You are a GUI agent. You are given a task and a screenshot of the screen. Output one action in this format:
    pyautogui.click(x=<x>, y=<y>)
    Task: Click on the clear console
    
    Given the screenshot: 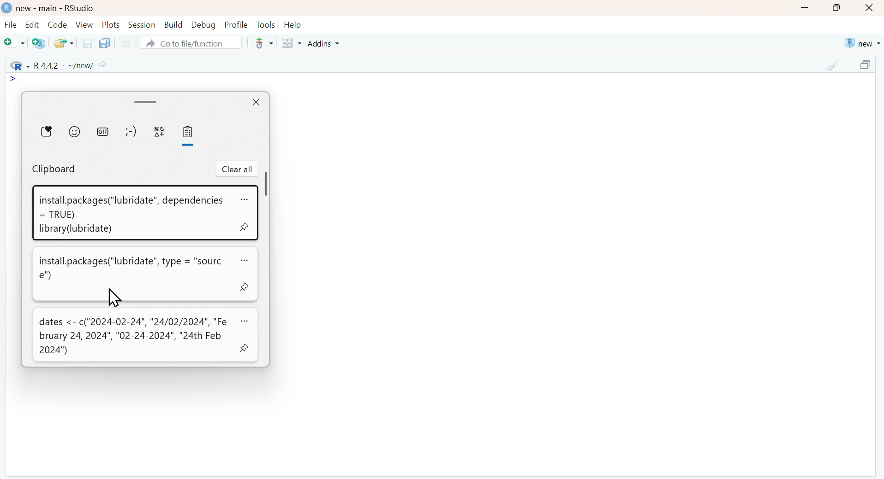 What is the action you would take?
    pyautogui.click(x=833, y=66)
    